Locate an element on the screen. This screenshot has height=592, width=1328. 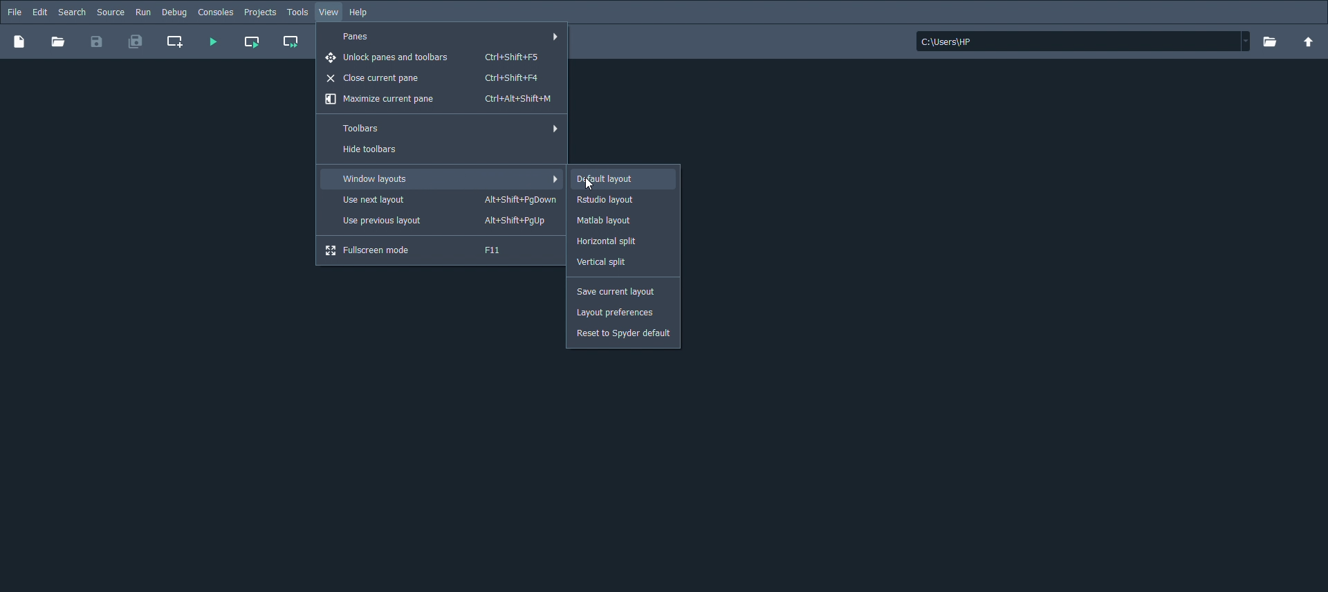
Tools is located at coordinates (297, 12).